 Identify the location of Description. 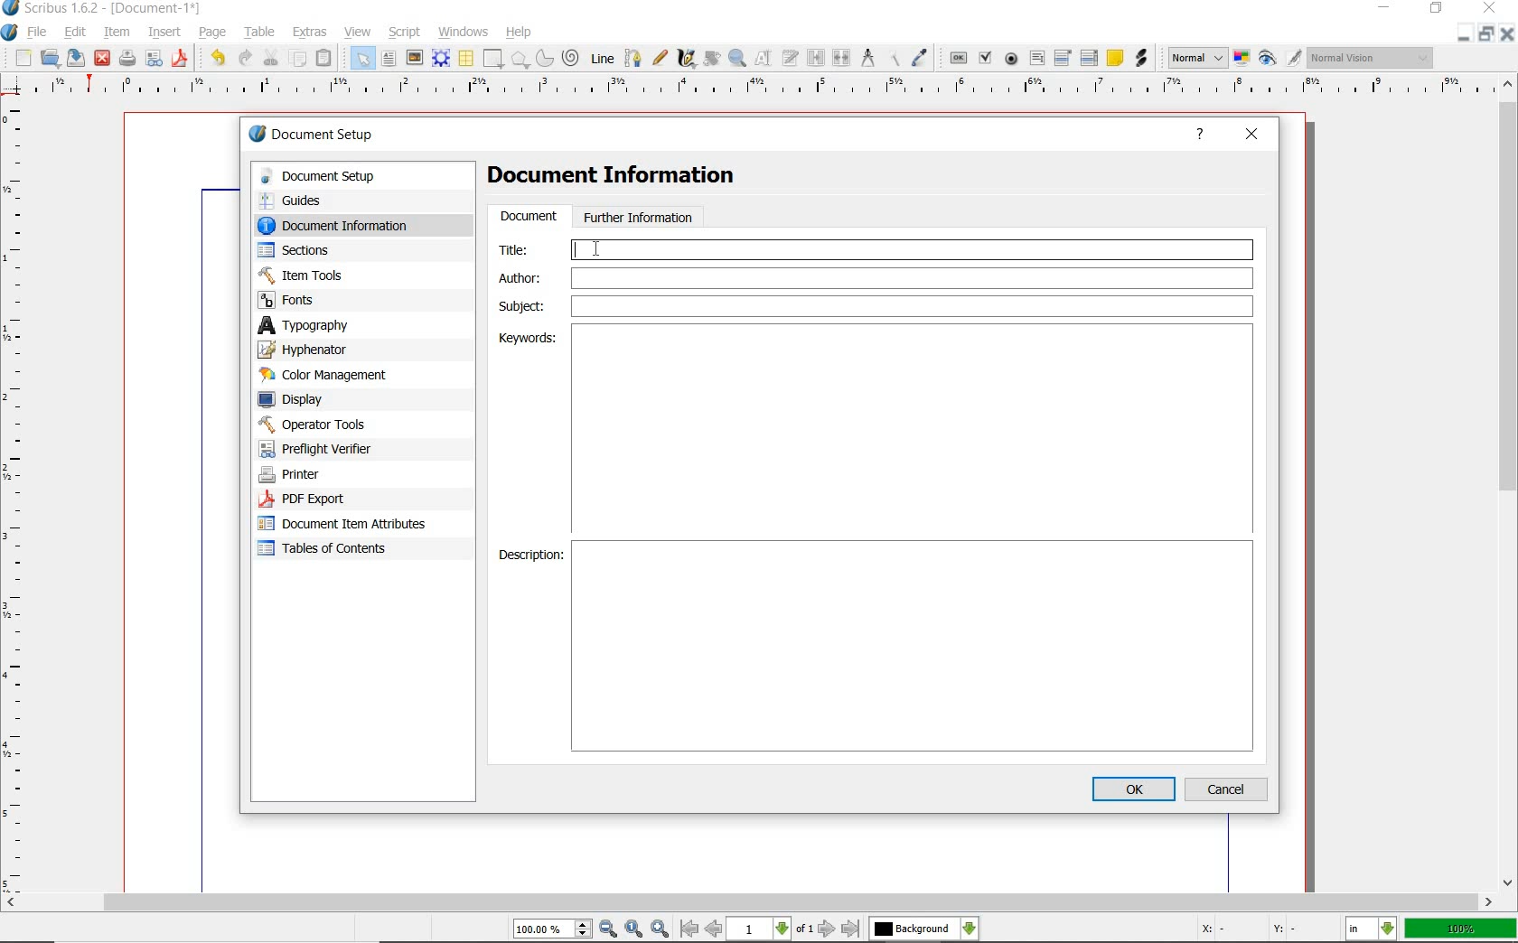
(914, 645).